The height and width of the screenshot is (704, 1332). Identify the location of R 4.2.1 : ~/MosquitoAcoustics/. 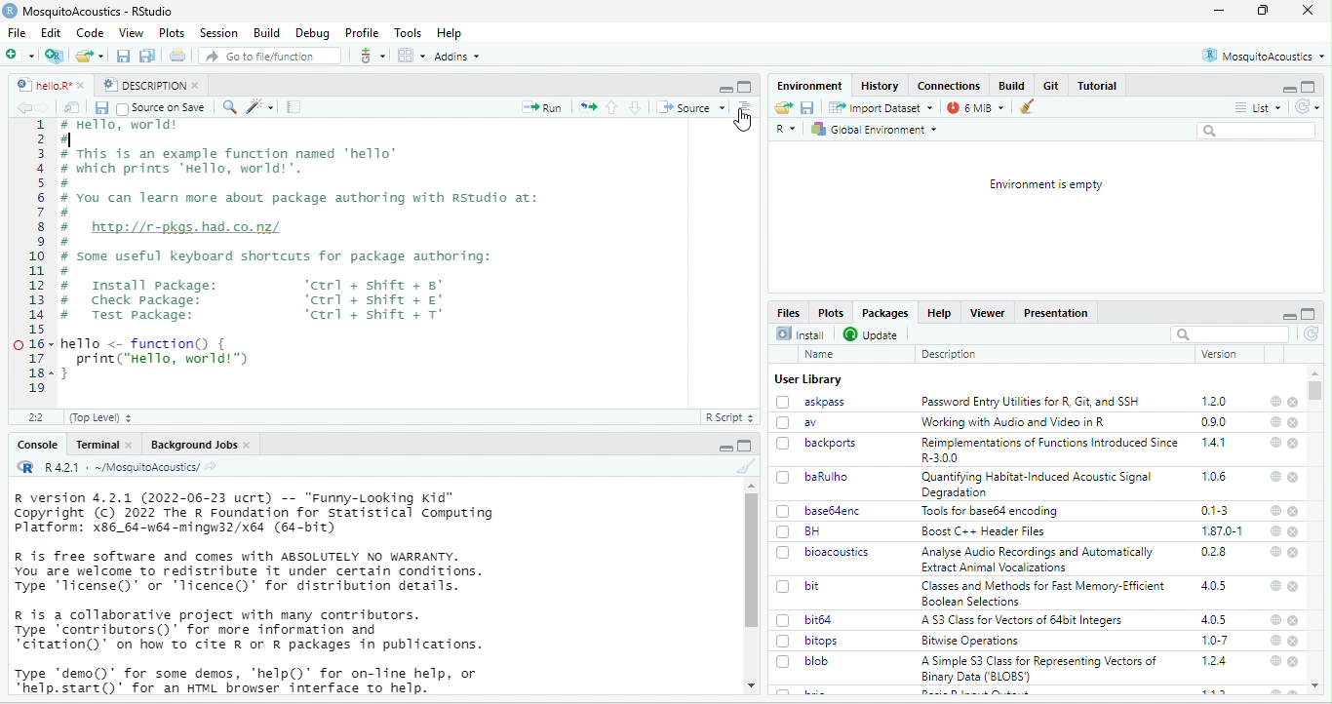
(117, 468).